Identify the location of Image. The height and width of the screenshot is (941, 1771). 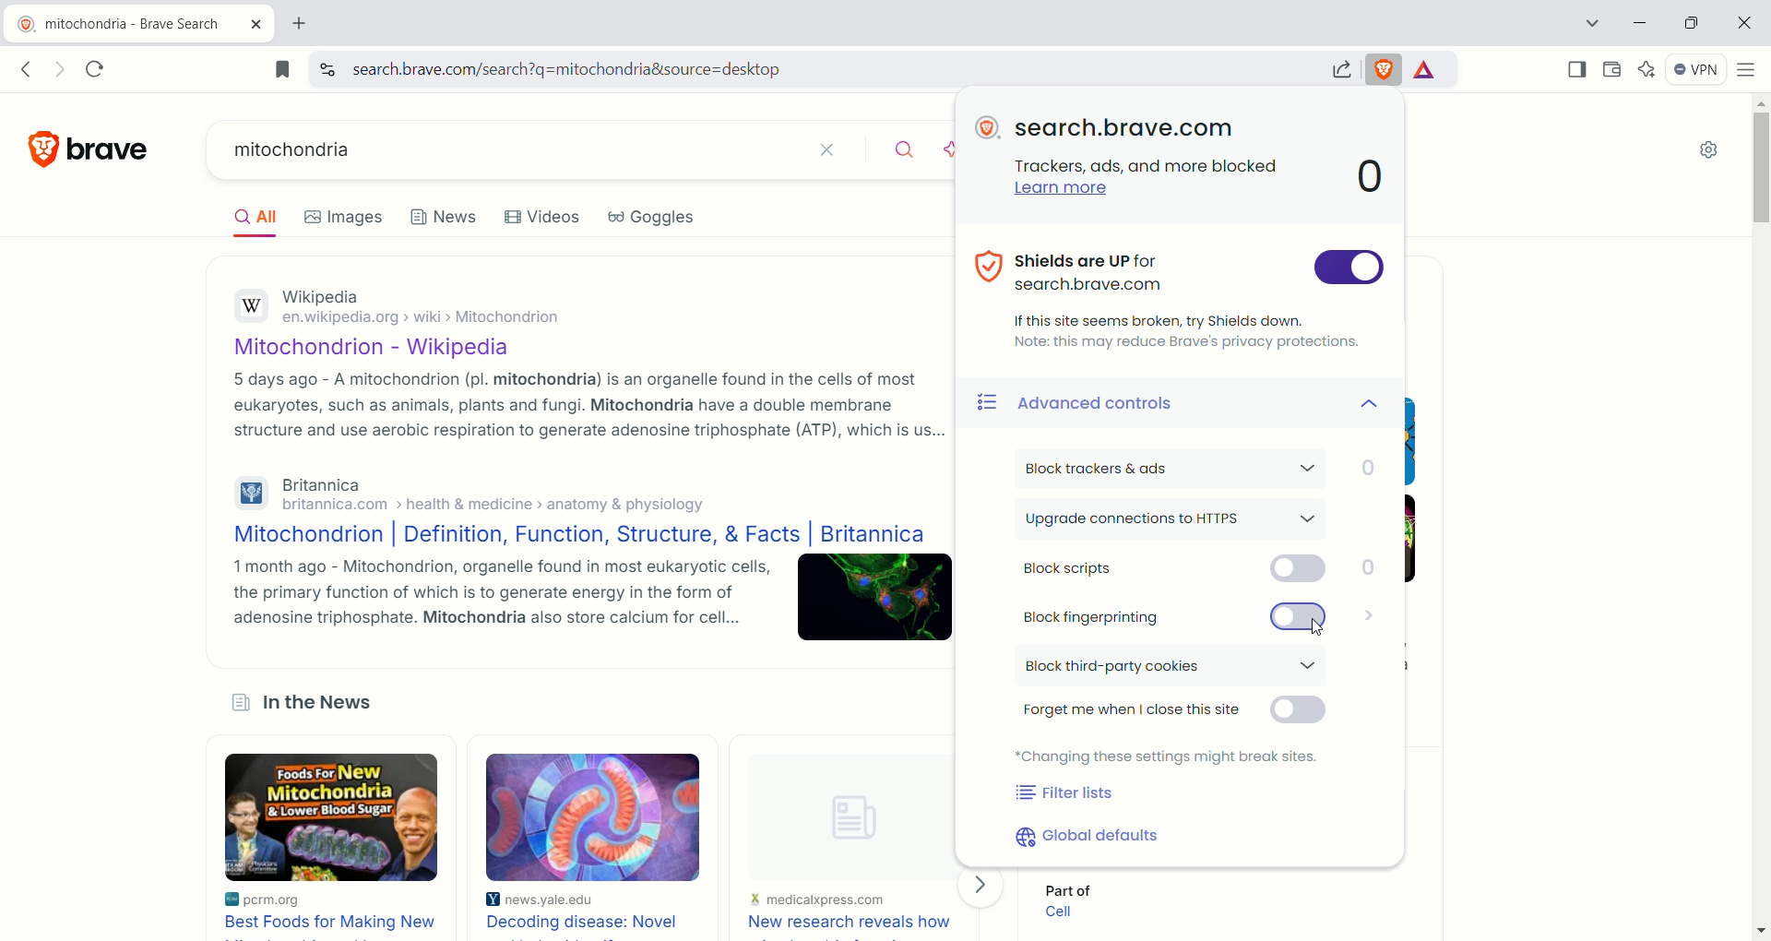
(843, 808).